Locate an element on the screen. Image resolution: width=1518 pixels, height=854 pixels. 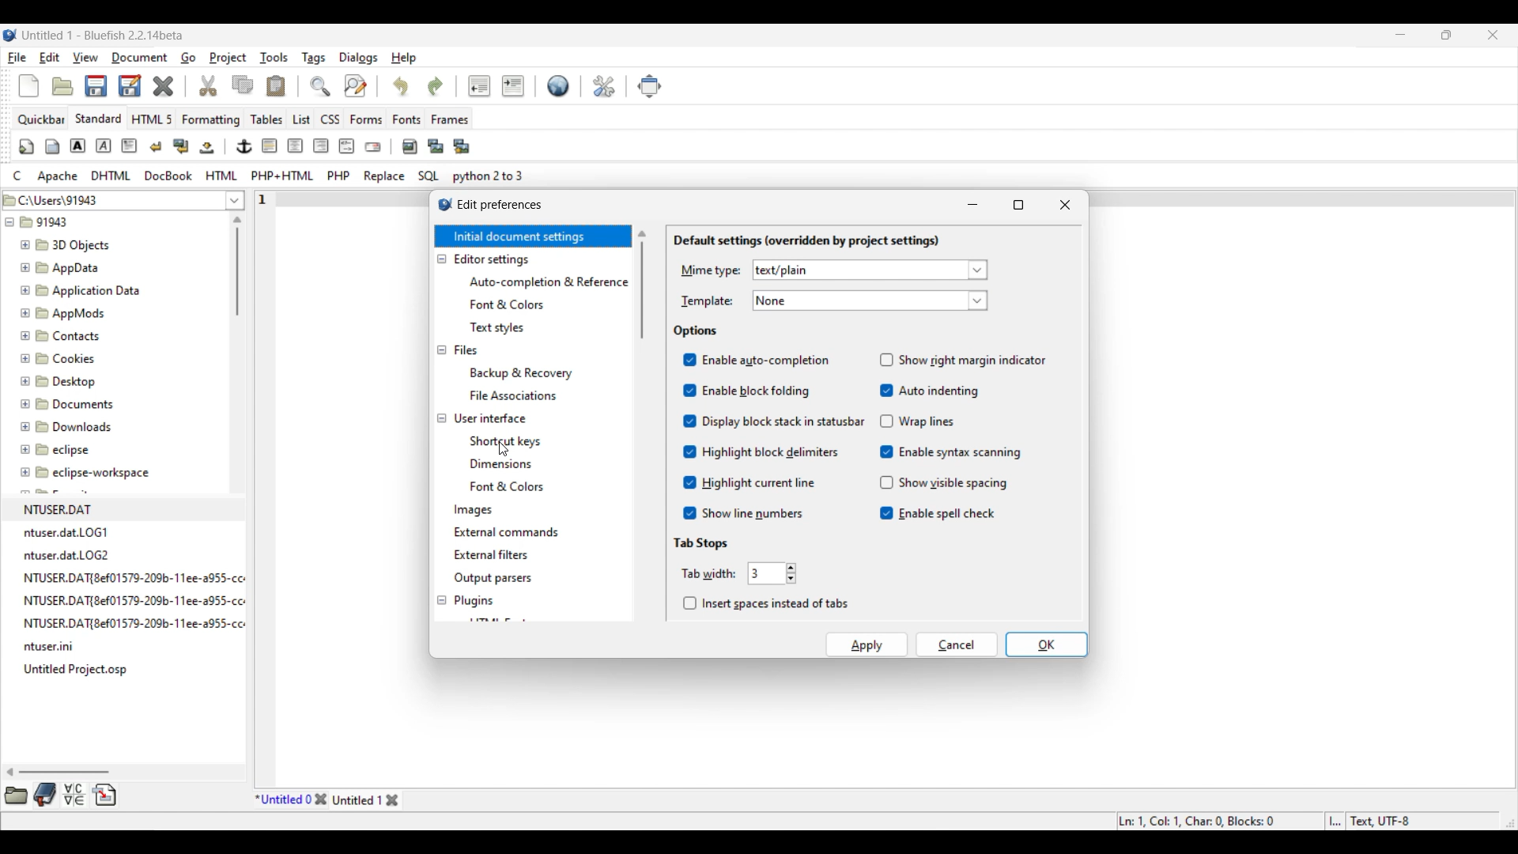
OK is located at coordinates (1047, 644).